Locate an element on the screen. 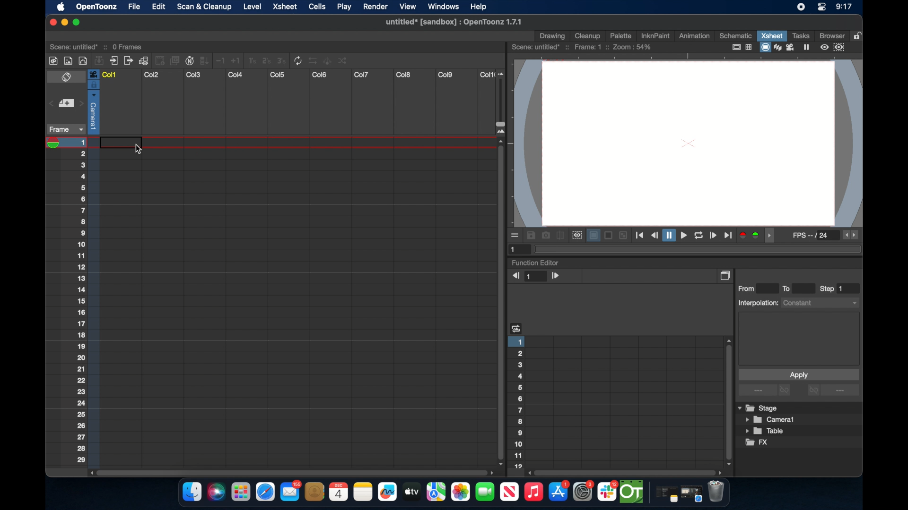  edit is located at coordinates (157, 7).